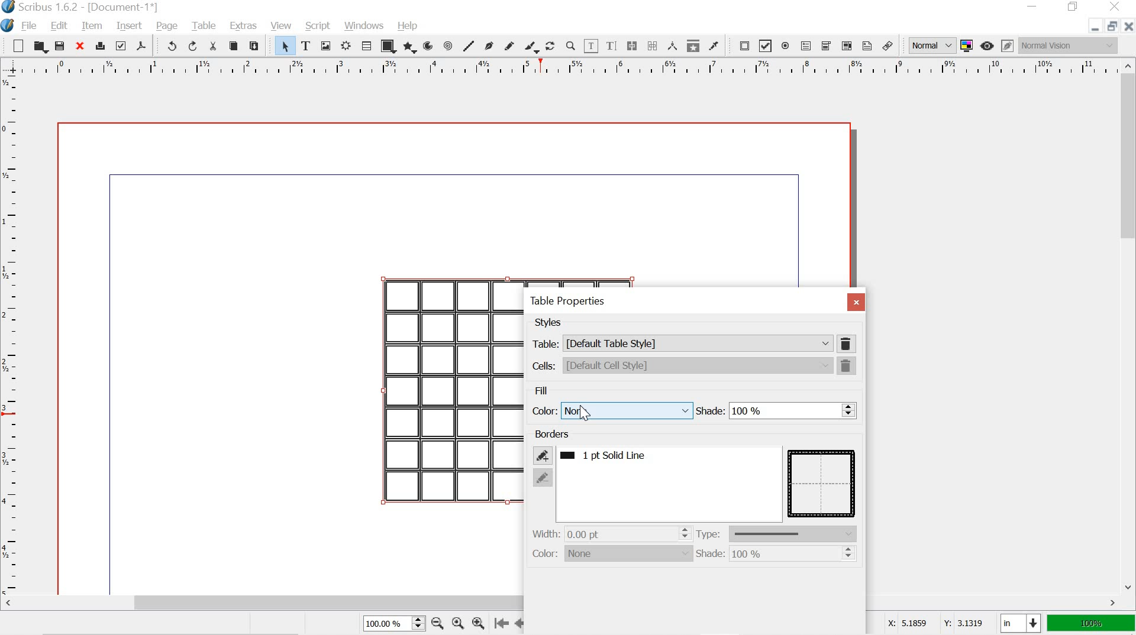  I want to click on zoom in or zoom out, so click(569, 45).